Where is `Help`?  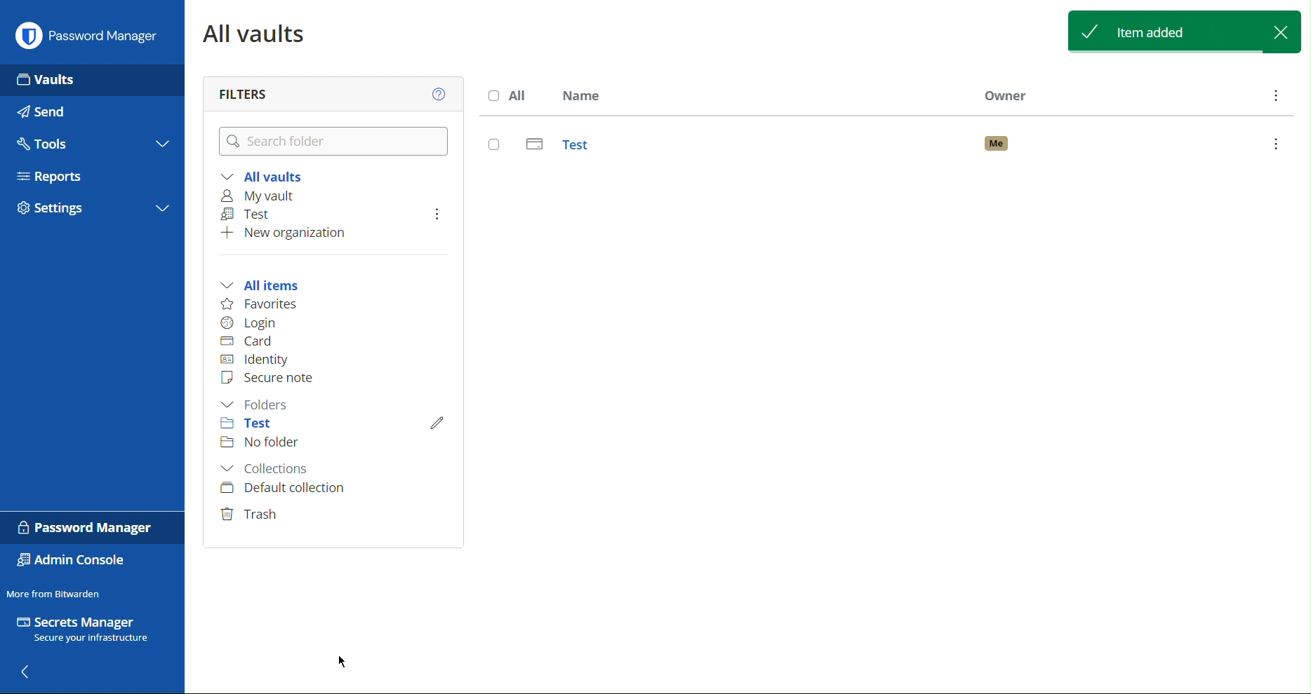 Help is located at coordinates (440, 94).